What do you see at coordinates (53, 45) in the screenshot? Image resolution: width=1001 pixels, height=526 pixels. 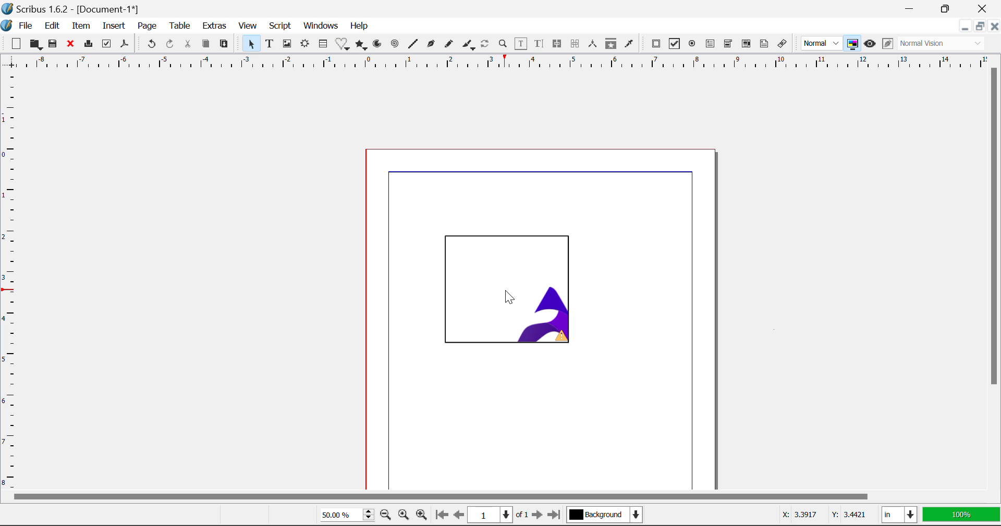 I see `Save` at bounding box center [53, 45].